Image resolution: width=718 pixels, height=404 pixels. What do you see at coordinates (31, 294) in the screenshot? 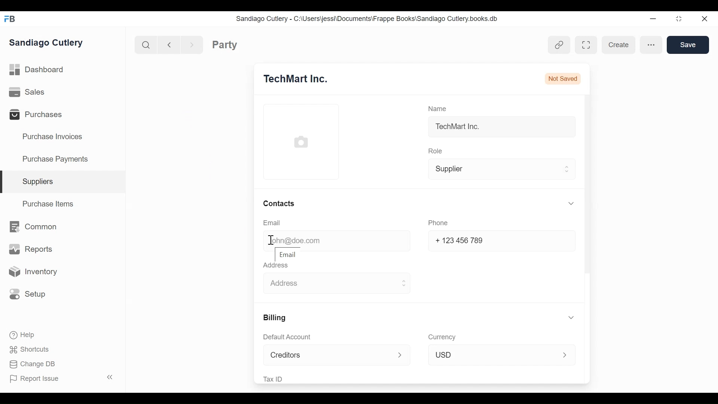
I see `Setup` at bounding box center [31, 294].